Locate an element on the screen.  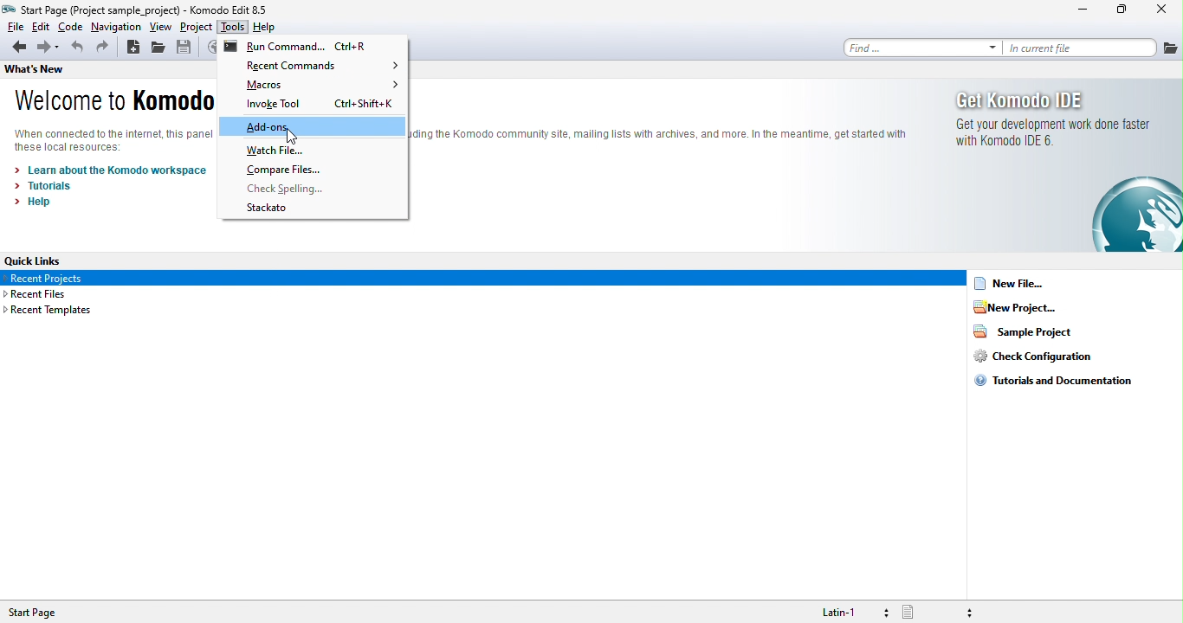
watch file is located at coordinates (276, 151).